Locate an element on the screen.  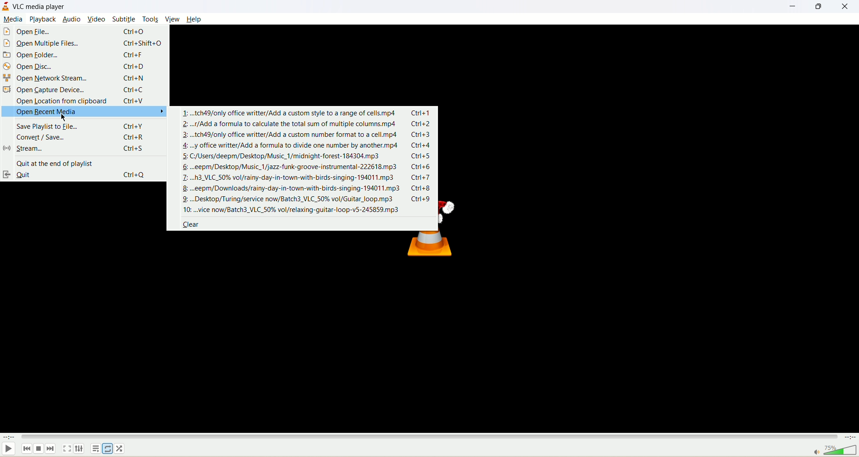
ctrl+Q is located at coordinates (134, 175).